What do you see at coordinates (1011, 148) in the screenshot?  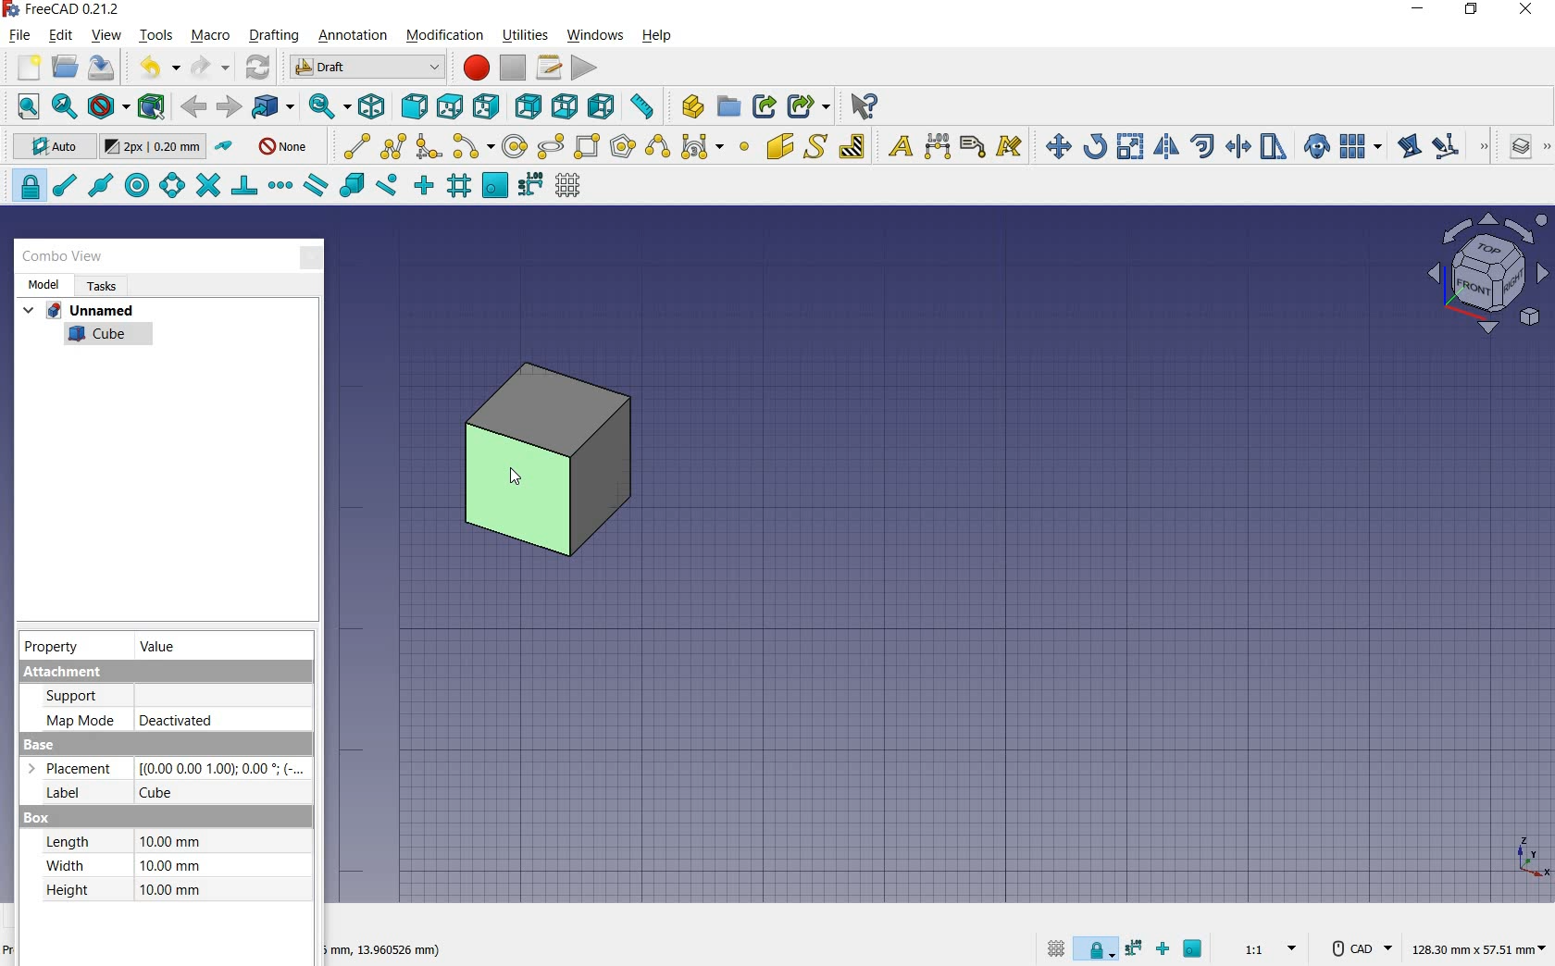 I see `annotation styles` at bounding box center [1011, 148].